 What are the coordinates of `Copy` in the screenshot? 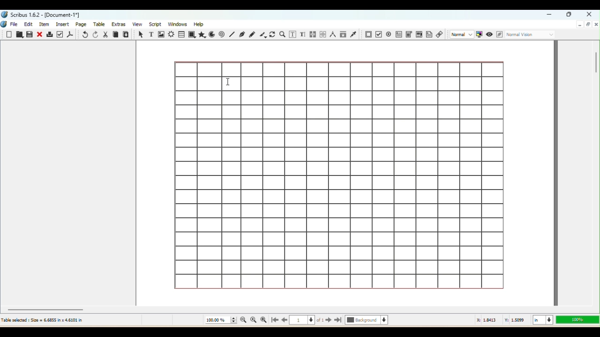 It's located at (115, 34).